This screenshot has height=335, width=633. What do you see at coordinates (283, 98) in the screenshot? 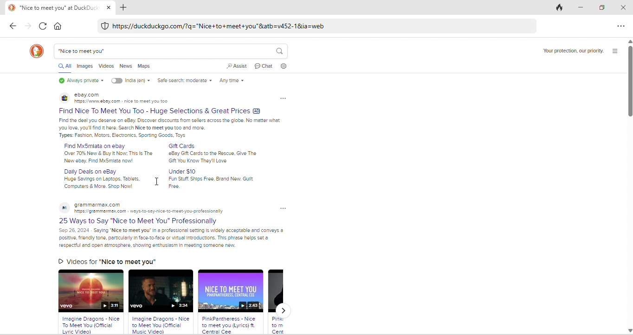
I see `More` at bounding box center [283, 98].